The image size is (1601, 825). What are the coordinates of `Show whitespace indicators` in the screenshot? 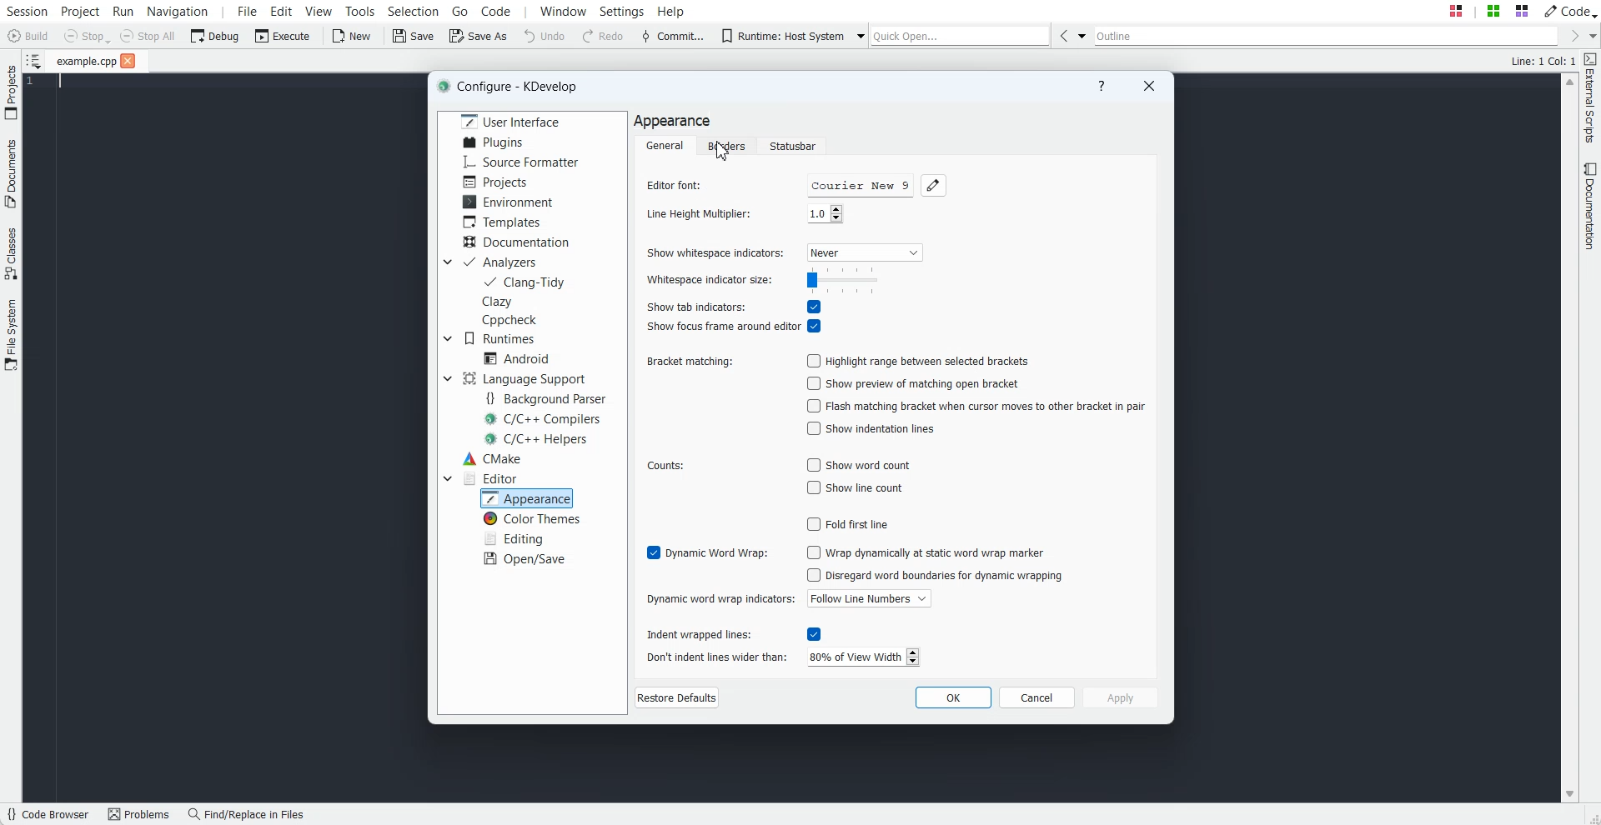 It's located at (721, 251).